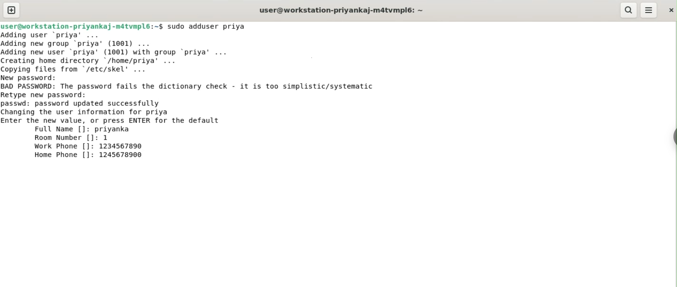 The width and height of the screenshot is (677, 287). I want to click on user@workstation-priyankaj-m4tvmpl6:~$, so click(82, 25).